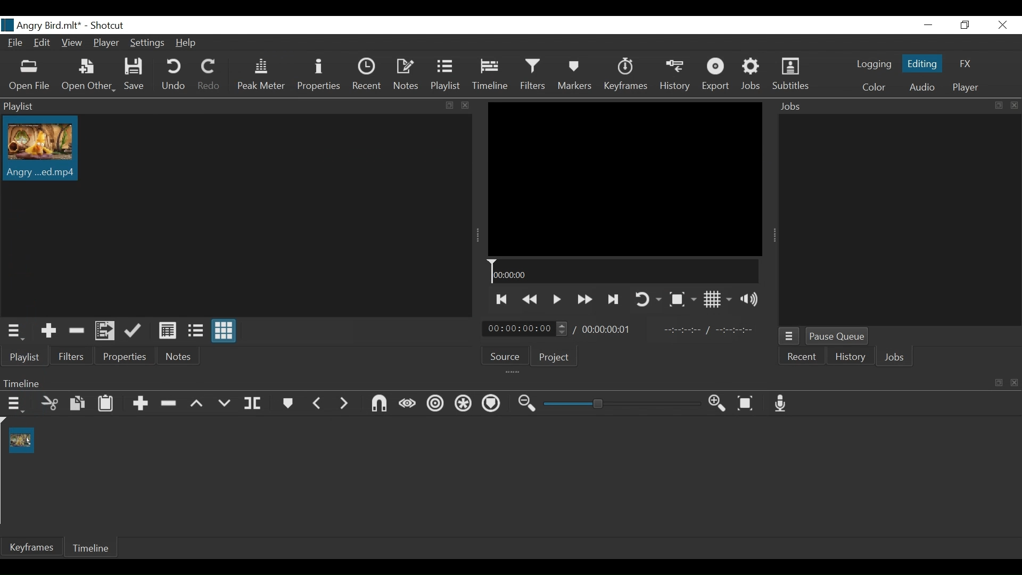 The width and height of the screenshot is (1022, 575). Describe the element at coordinates (874, 87) in the screenshot. I see `Color` at that location.